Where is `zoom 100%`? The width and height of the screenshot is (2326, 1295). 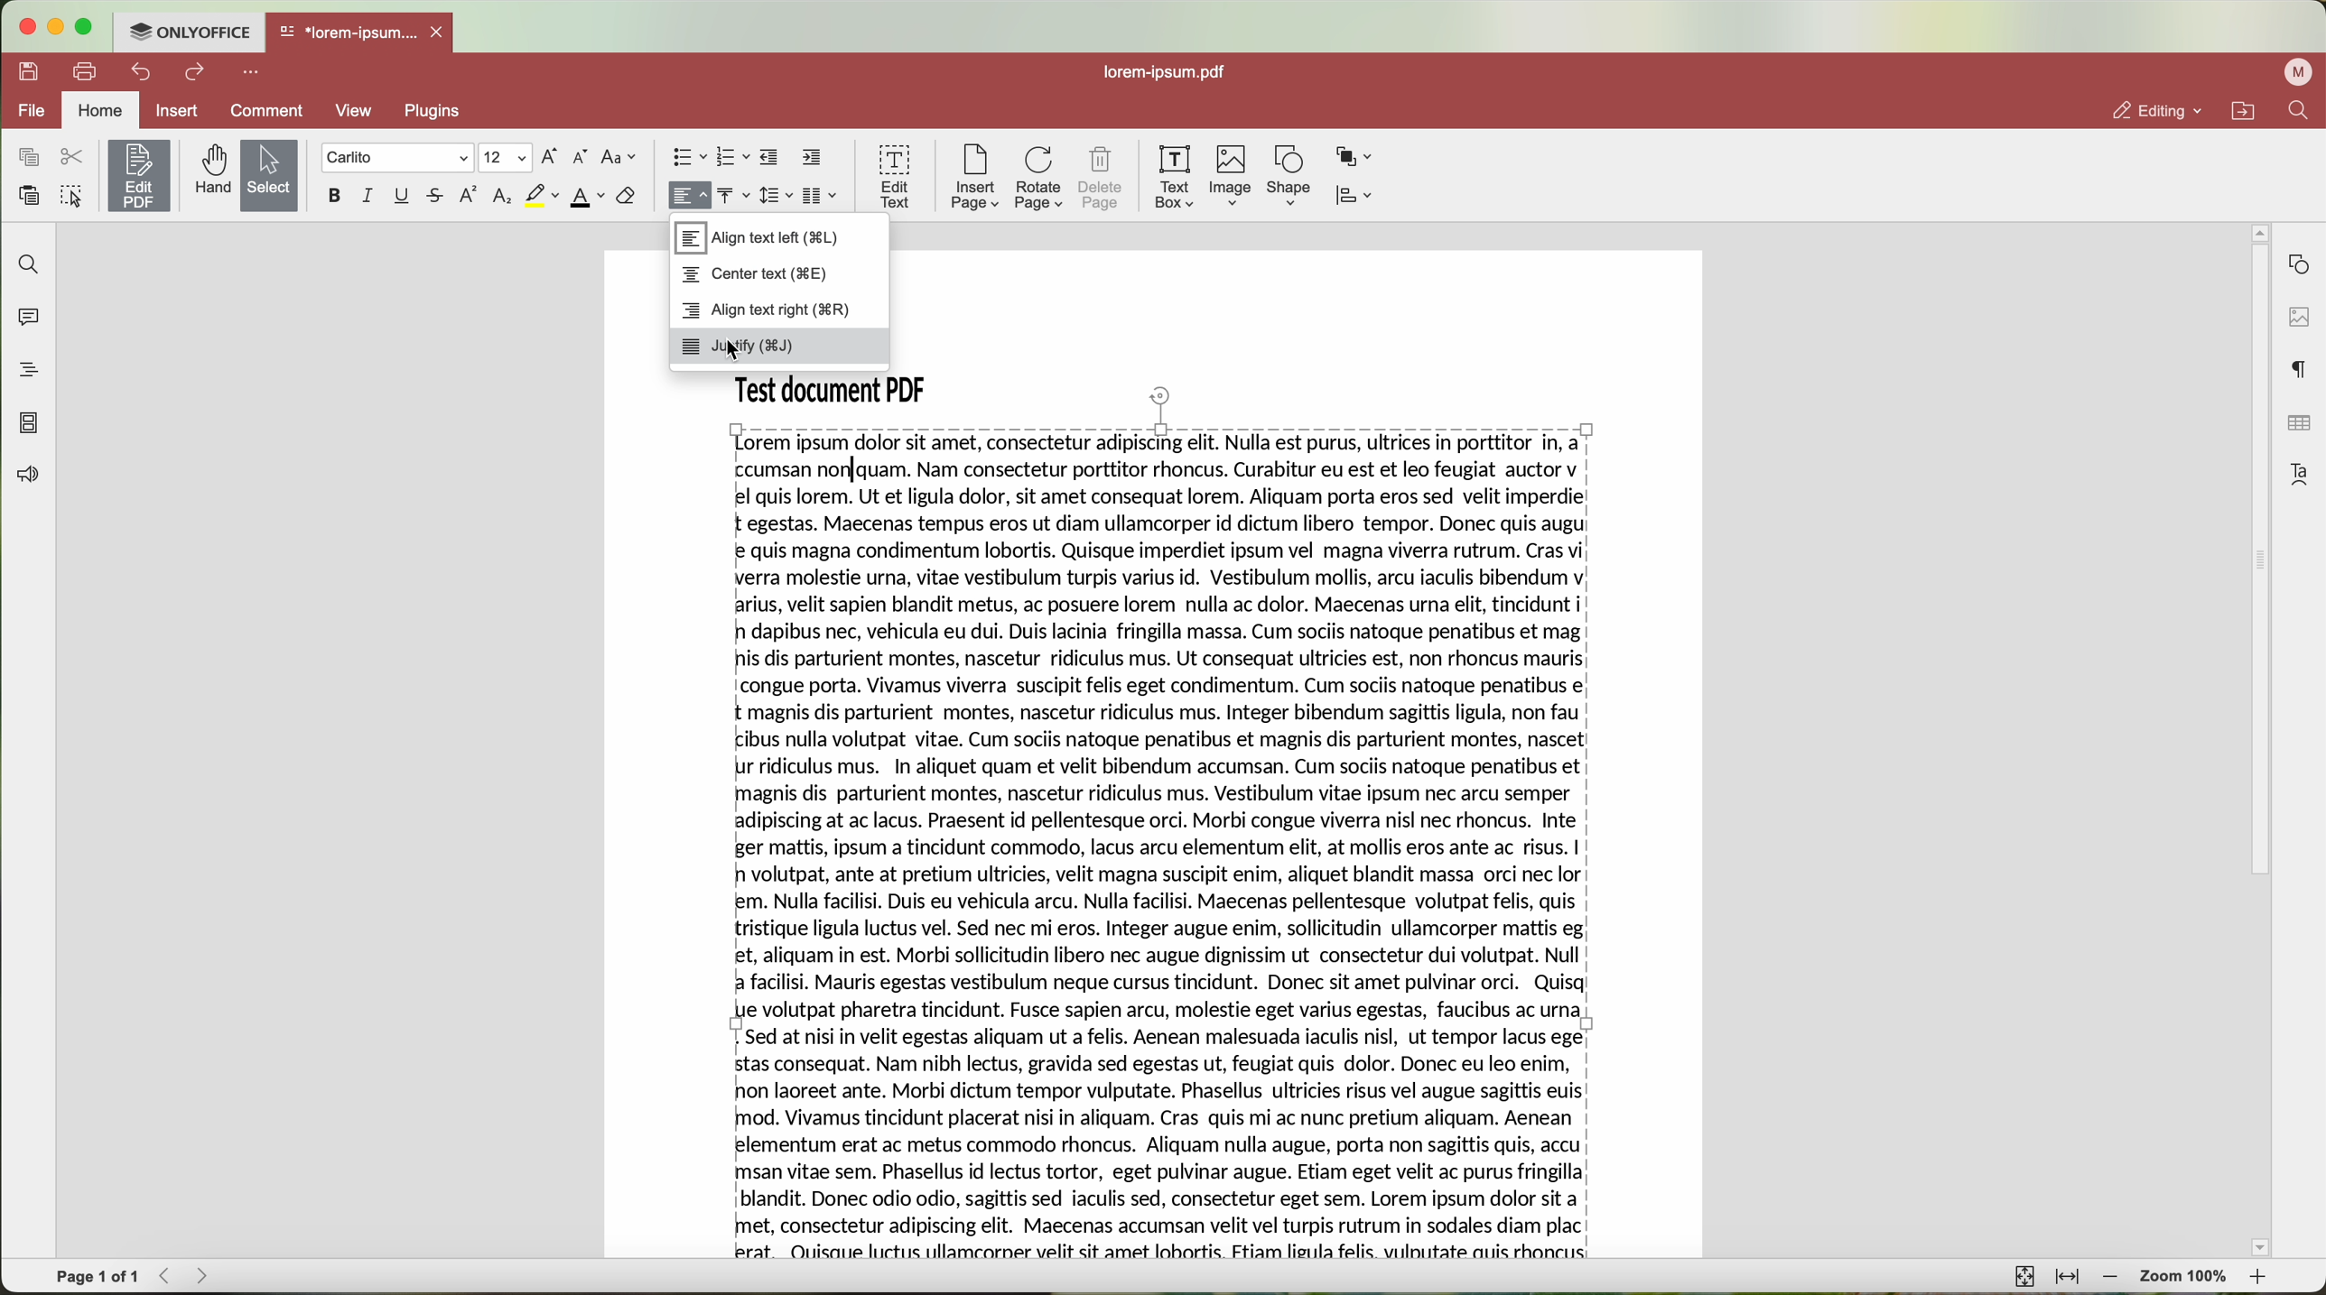
zoom 100% is located at coordinates (2186, 1277).